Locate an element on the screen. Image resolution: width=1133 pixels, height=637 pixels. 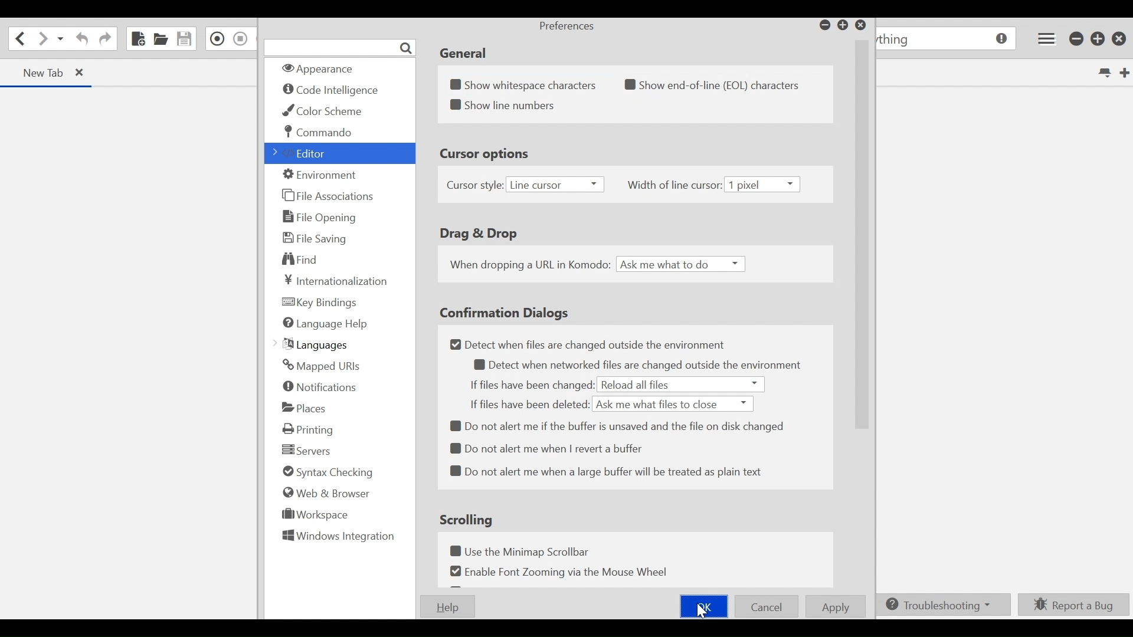
Undo last action is located at coordinates (83, 39).